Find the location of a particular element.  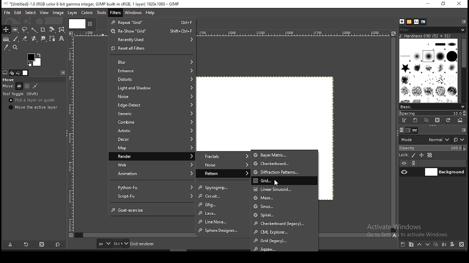

move layer is located at coordinates (19, 87).